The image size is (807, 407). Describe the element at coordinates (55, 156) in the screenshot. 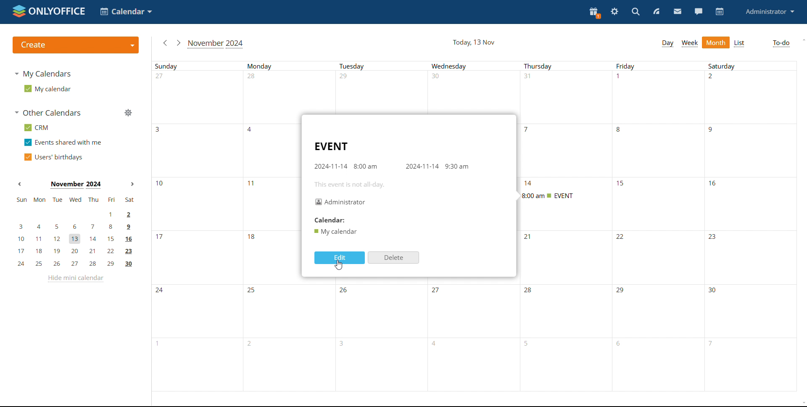

I see `users' burthdays` at that location.